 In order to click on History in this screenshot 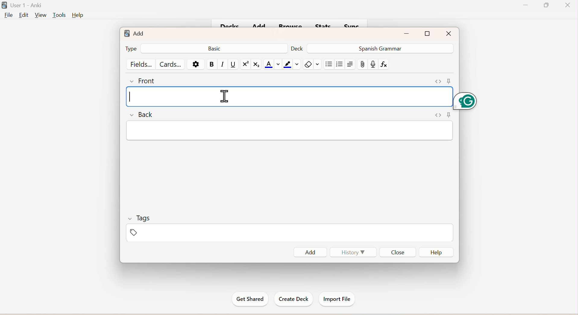, I will do `click(354, 254)`.